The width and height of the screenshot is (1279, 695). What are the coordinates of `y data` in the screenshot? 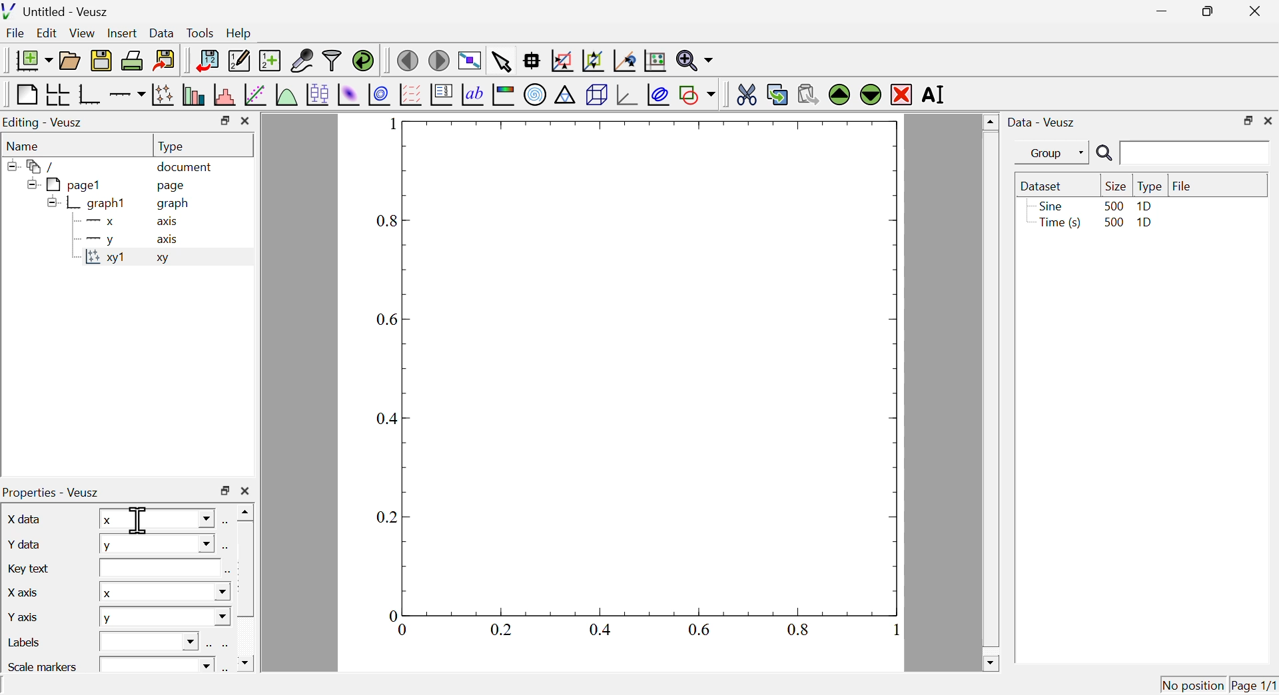 It's located at (25, 544).